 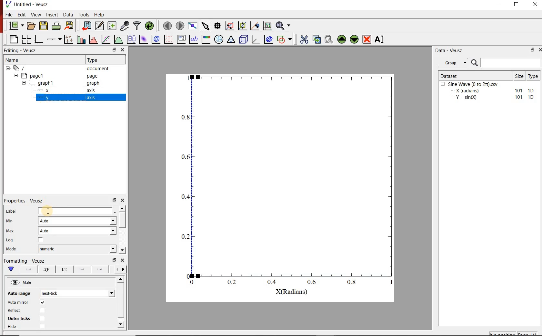 What do you see at coordinates (219, 39) in the screenshot?
I see `Polar graph` at bounding box center [219, 39].